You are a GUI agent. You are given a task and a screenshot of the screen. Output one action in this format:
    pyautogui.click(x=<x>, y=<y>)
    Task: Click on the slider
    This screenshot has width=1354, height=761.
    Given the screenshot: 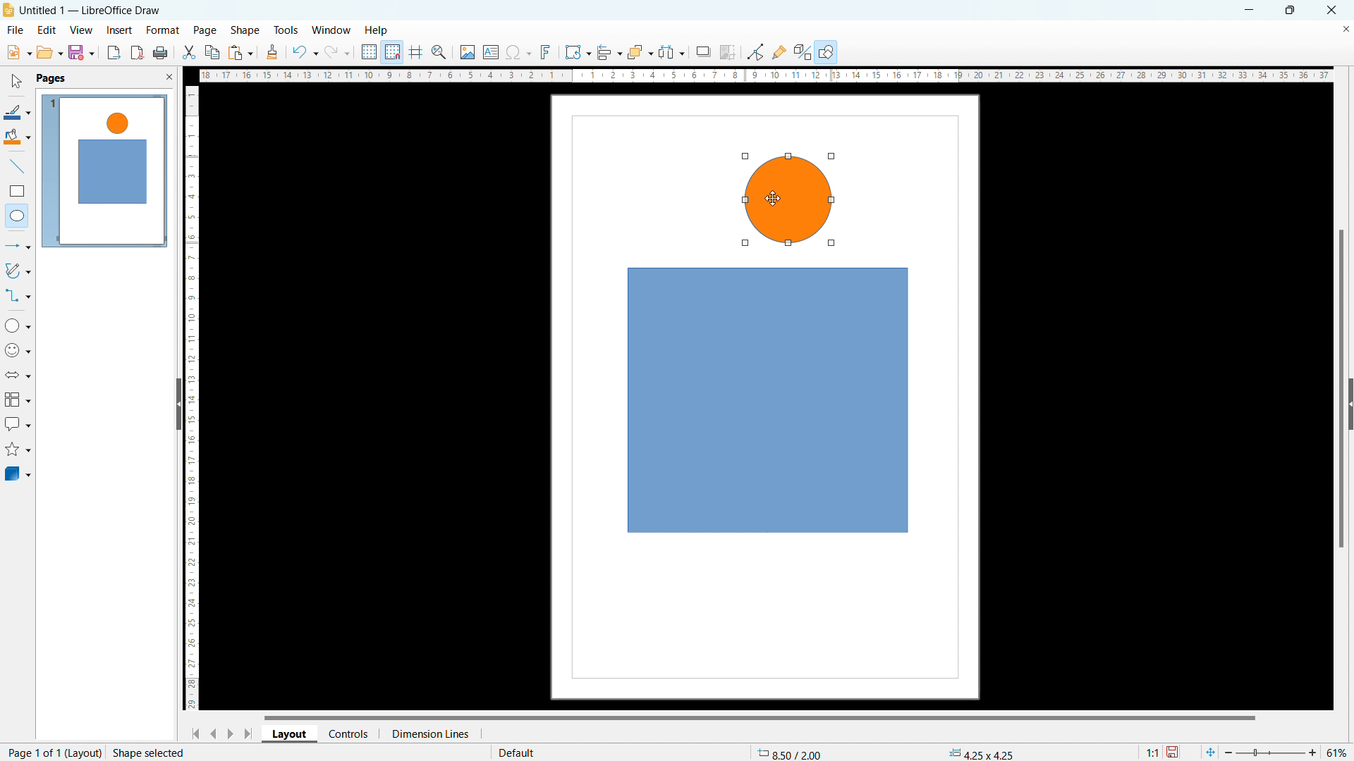 What is the action you would take?
    pyautogui.click(x=1269, y=753)
    